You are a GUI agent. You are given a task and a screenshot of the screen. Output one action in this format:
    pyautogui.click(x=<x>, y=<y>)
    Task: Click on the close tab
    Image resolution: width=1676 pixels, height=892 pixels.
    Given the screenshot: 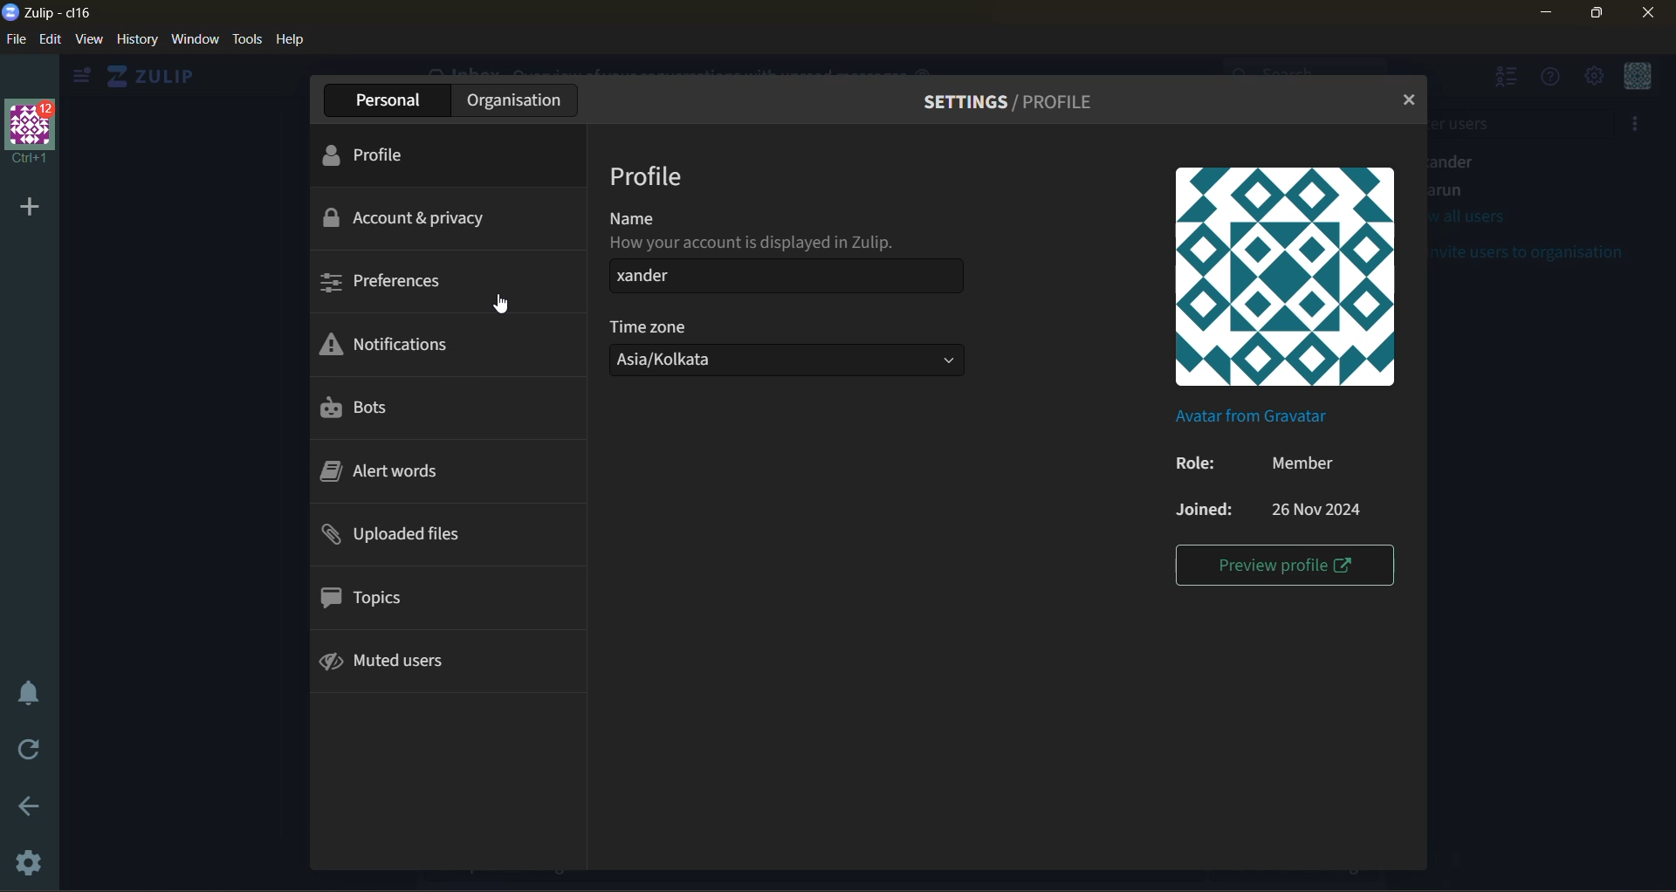 What is the action you would take?
    pyautogui.click(x=1404, y=99)
    